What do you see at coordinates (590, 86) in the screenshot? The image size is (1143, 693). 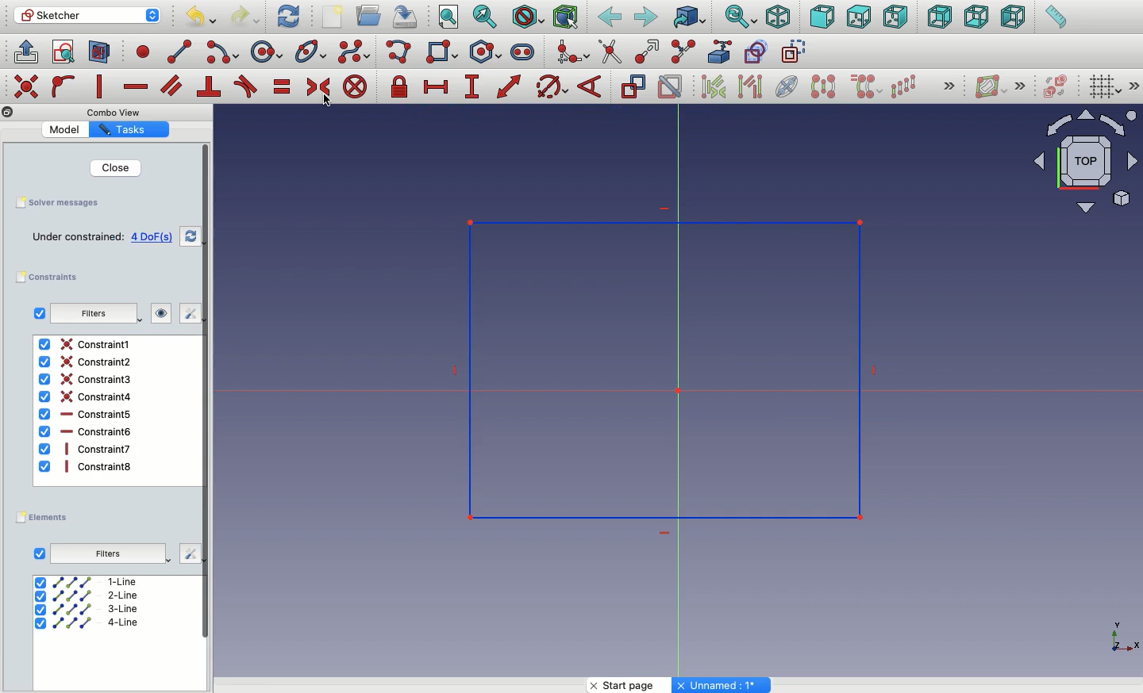 I see `Constrain angle` at bounding box center [590, 86].